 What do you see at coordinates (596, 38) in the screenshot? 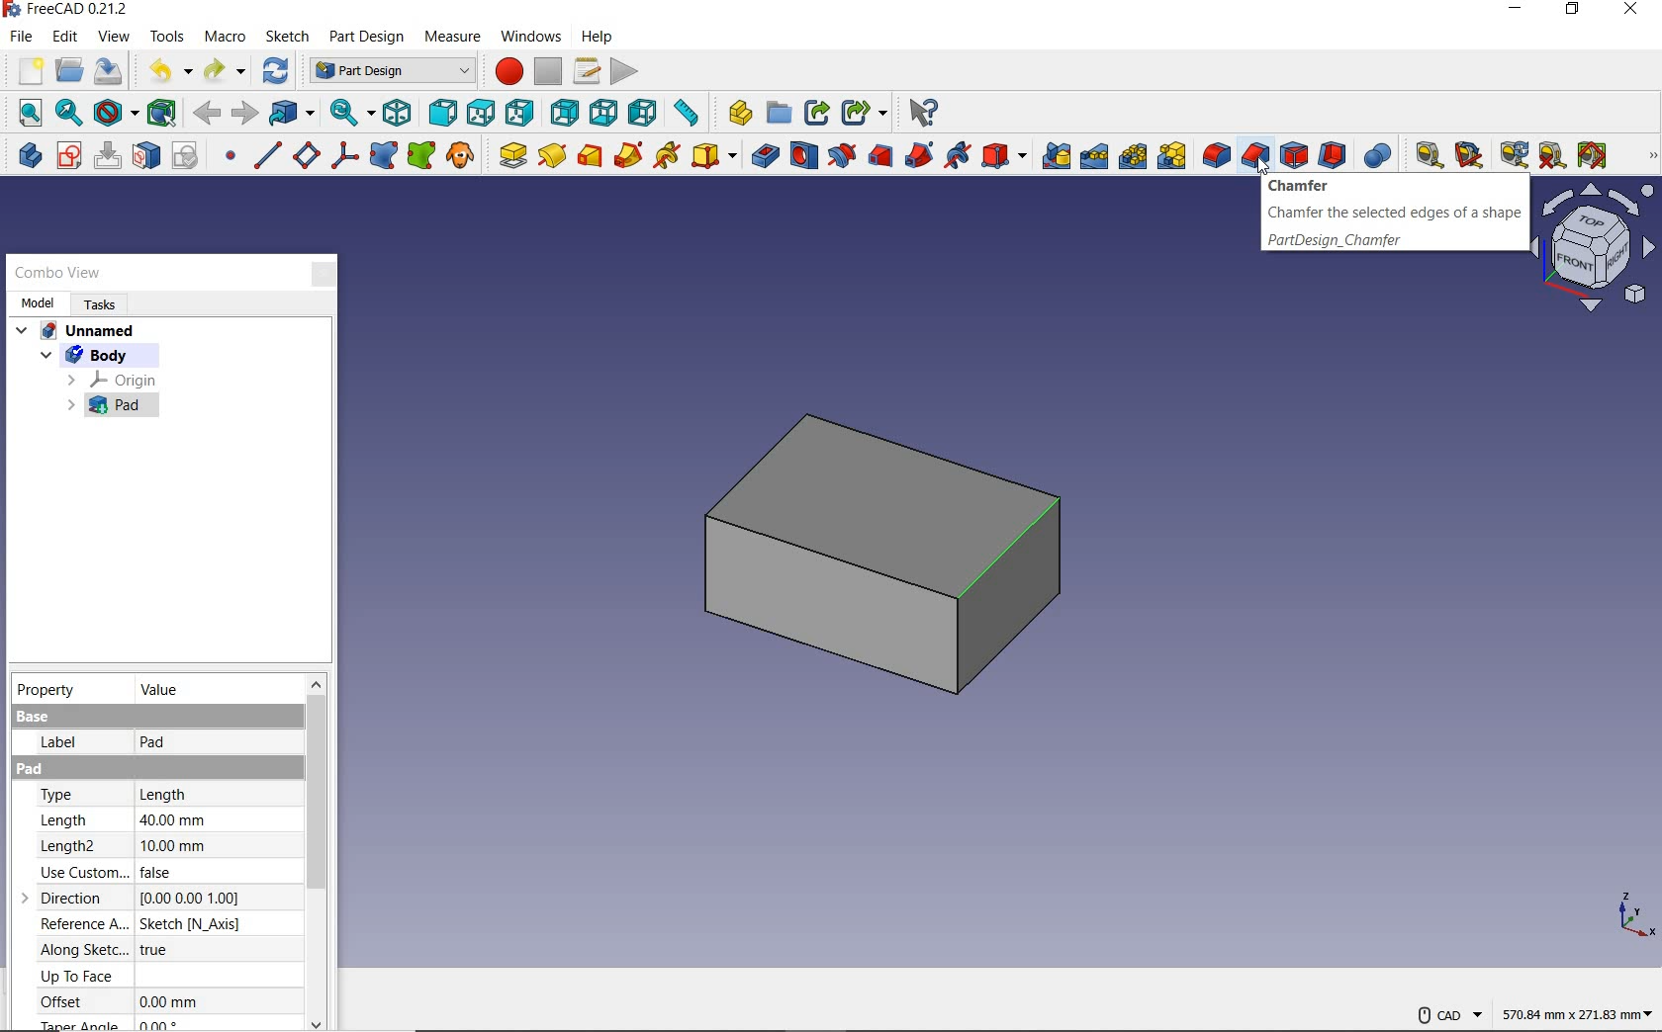
I see `help` at bounding box center [596, 38].